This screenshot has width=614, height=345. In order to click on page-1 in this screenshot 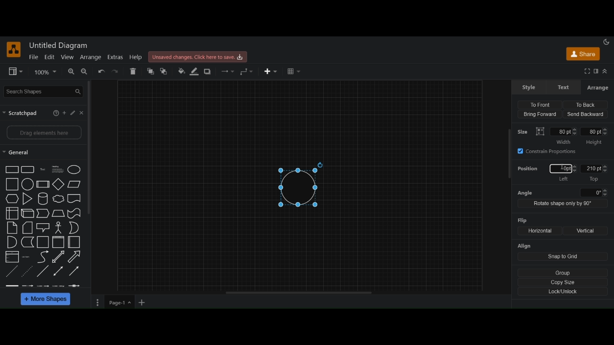, I will do `click(120, 302)`.